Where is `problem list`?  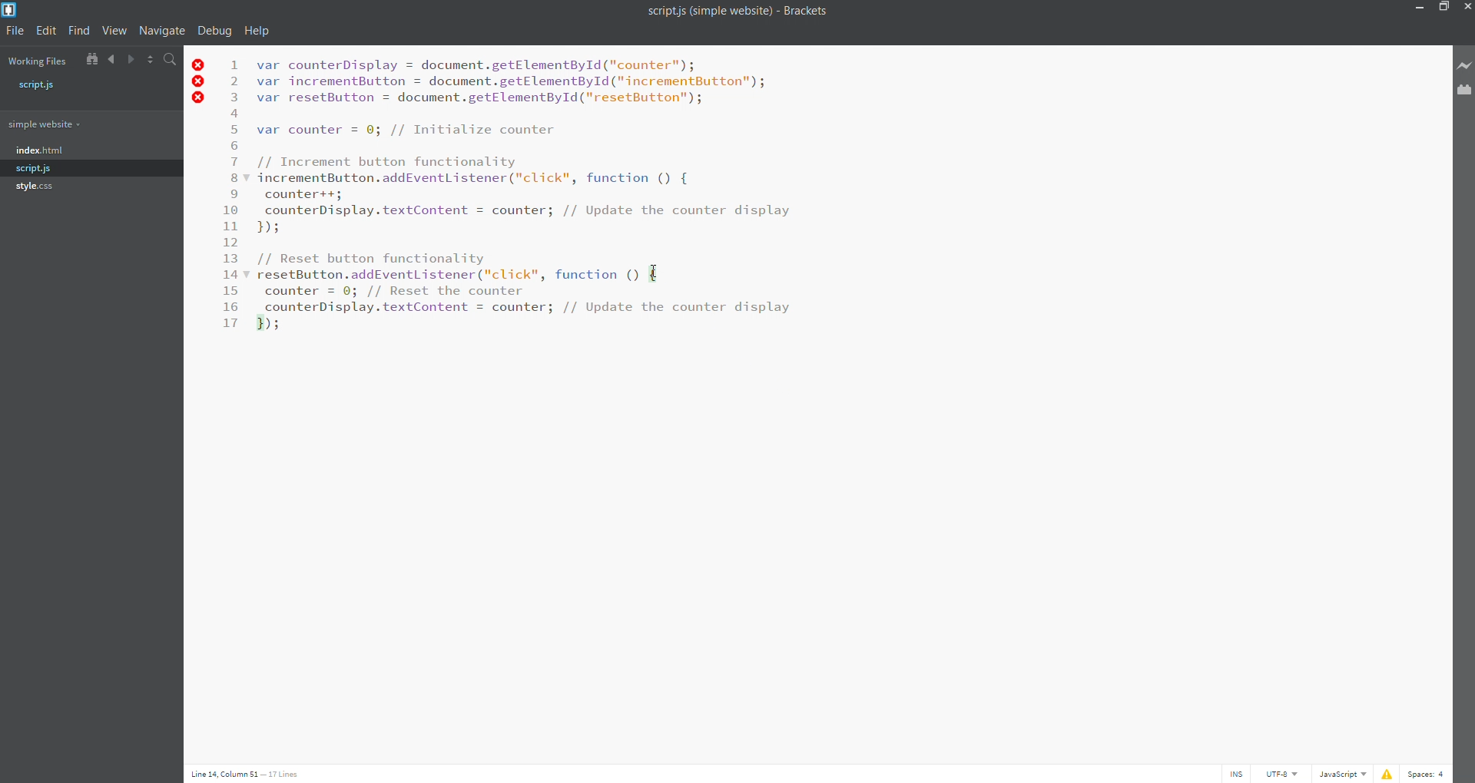
problem list is located at coordinates (1387, 775).